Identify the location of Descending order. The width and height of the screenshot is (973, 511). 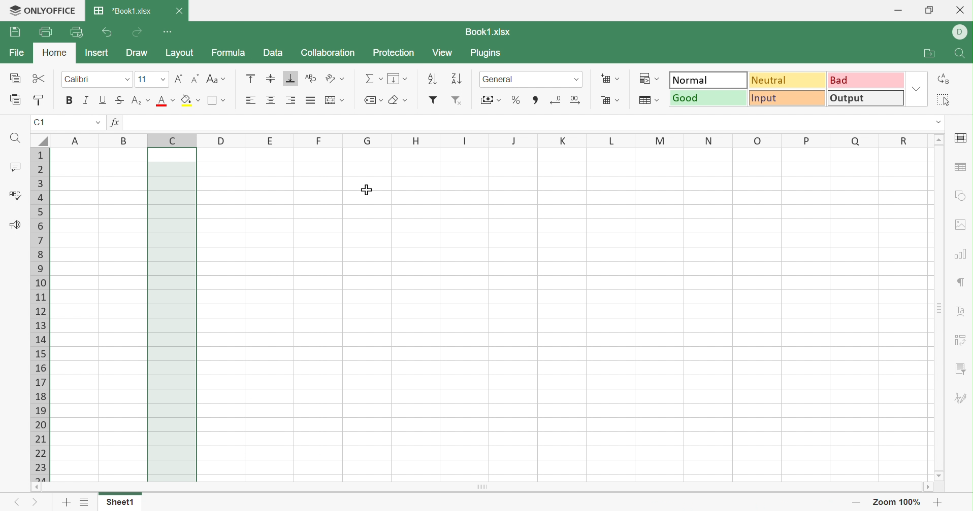
(455, 80).